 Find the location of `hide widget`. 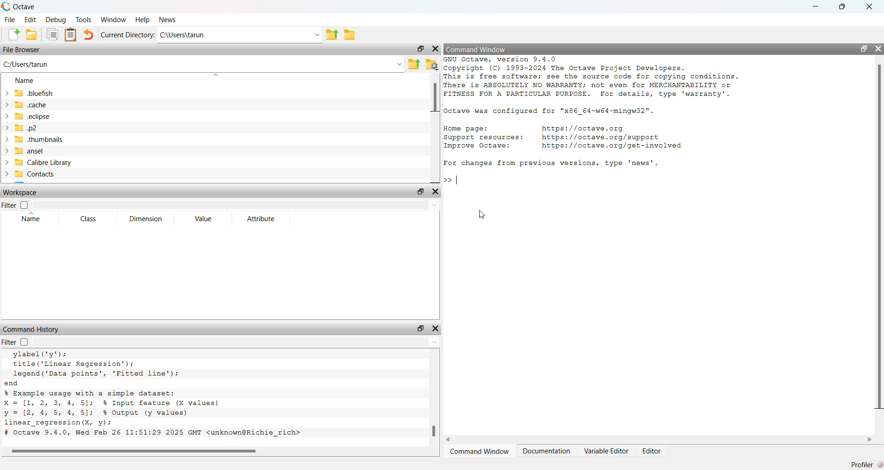

hide widget is located at coordinates (436, 328).